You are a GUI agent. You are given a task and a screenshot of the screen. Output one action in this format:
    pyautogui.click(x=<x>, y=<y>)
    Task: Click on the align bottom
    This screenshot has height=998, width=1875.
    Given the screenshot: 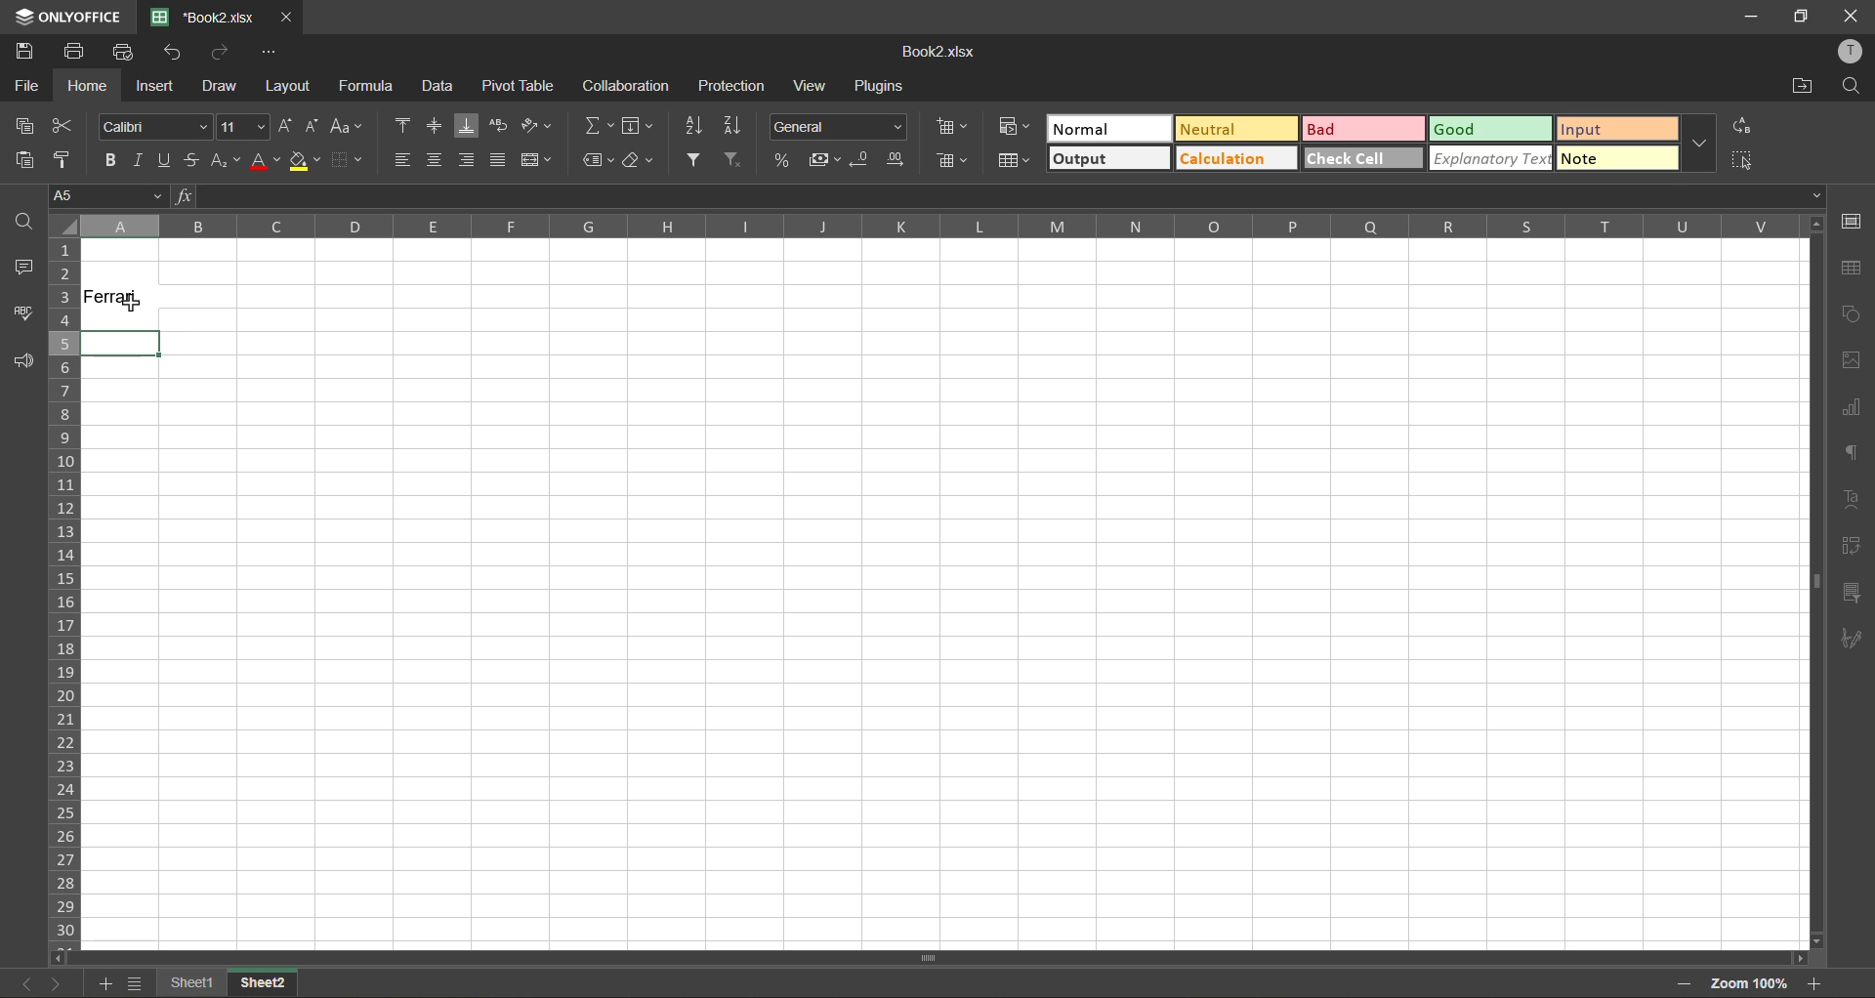 What is the action you would take?
    pyautogui.click(x=469, y=125)
    